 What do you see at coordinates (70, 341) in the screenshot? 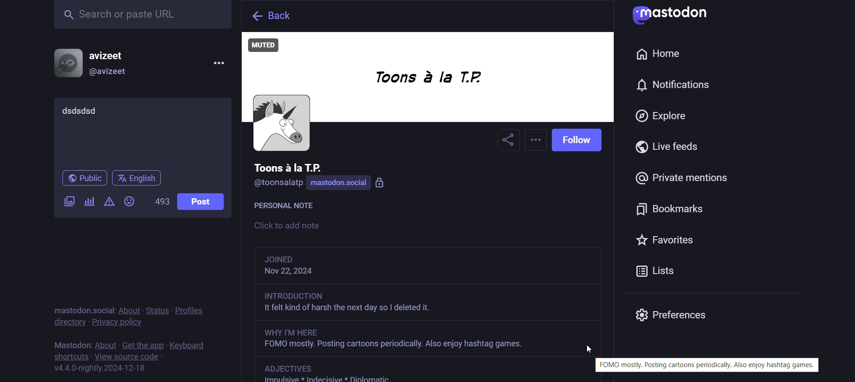
I see `text` at bounding box center [70, 341].